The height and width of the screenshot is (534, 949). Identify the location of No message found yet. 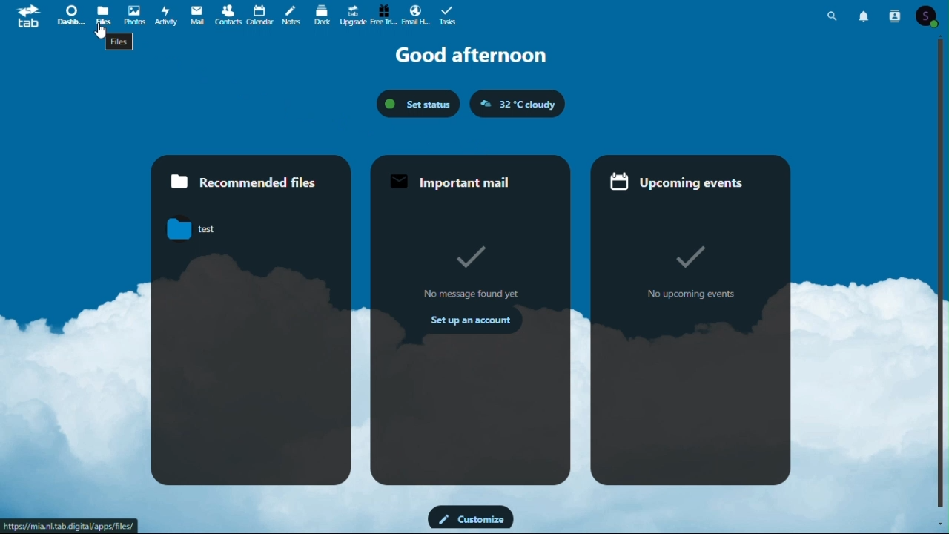
(464, 294).